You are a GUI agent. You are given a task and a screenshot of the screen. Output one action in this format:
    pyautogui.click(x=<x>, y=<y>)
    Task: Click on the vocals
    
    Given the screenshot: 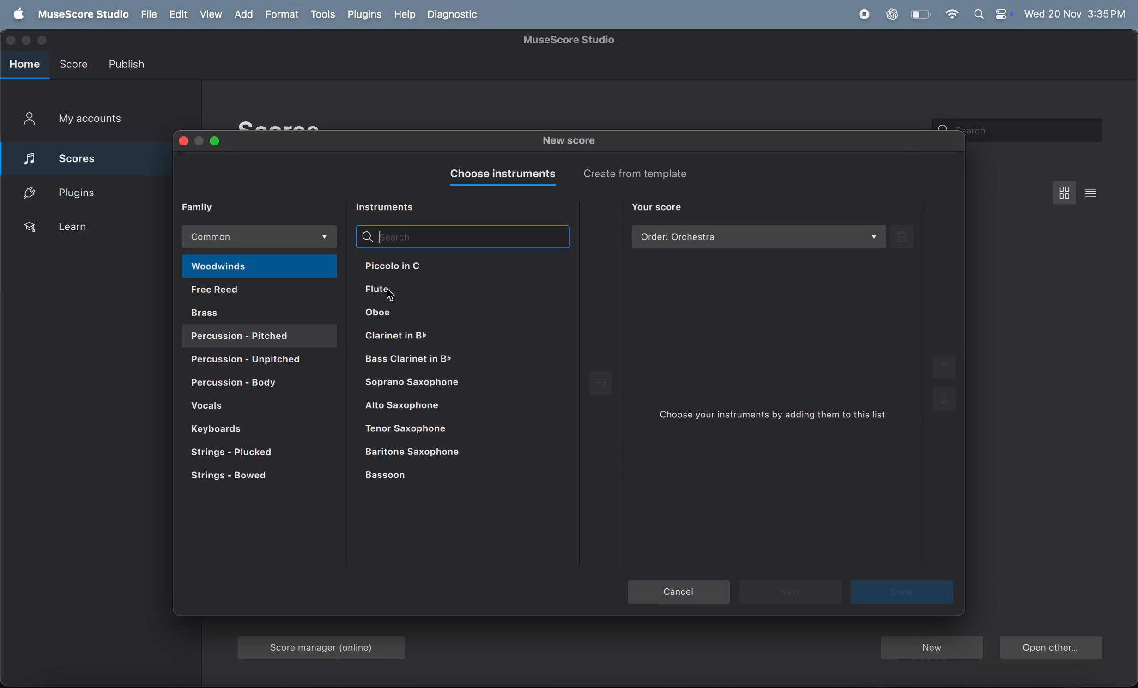 What is the action you would take?
    pyautogui.click(x=257, y=407)
    